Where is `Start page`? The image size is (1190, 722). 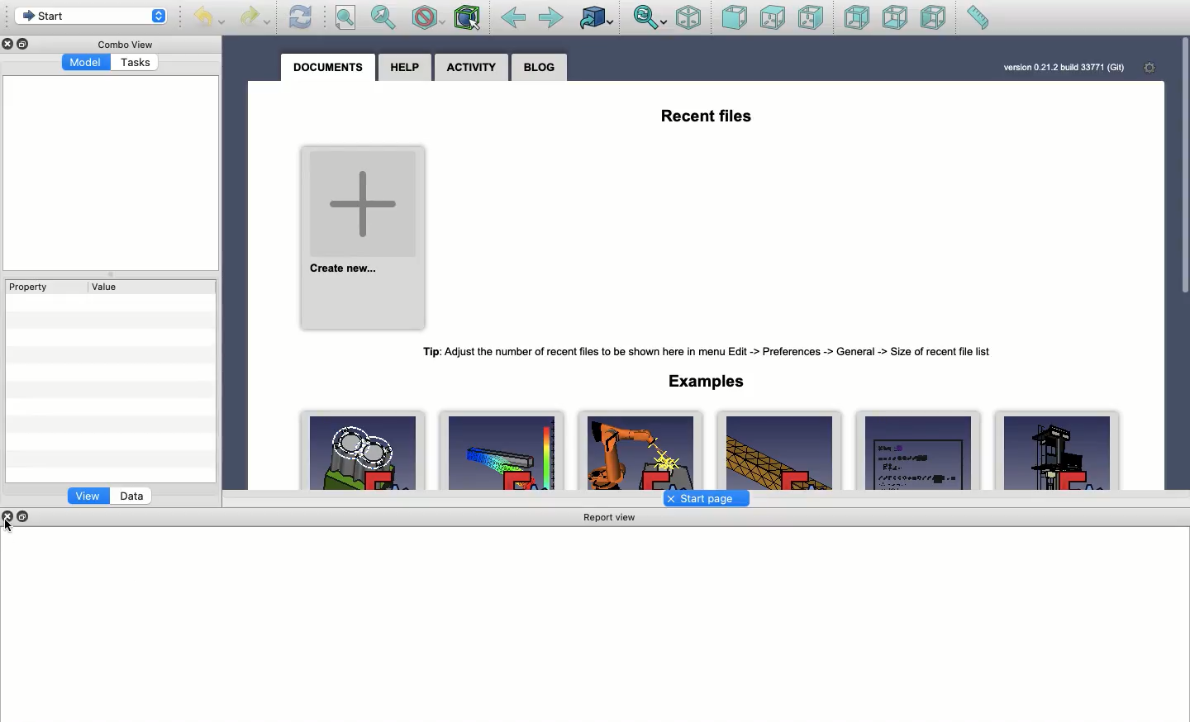 Start page is located at coordinates (706, 499).